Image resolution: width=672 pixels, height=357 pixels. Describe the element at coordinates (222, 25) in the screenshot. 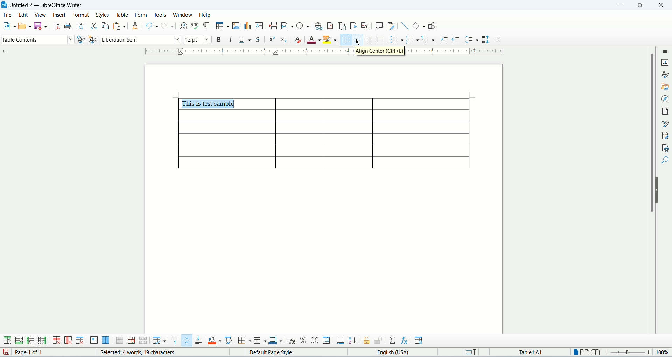

I see `insert table` at that location.